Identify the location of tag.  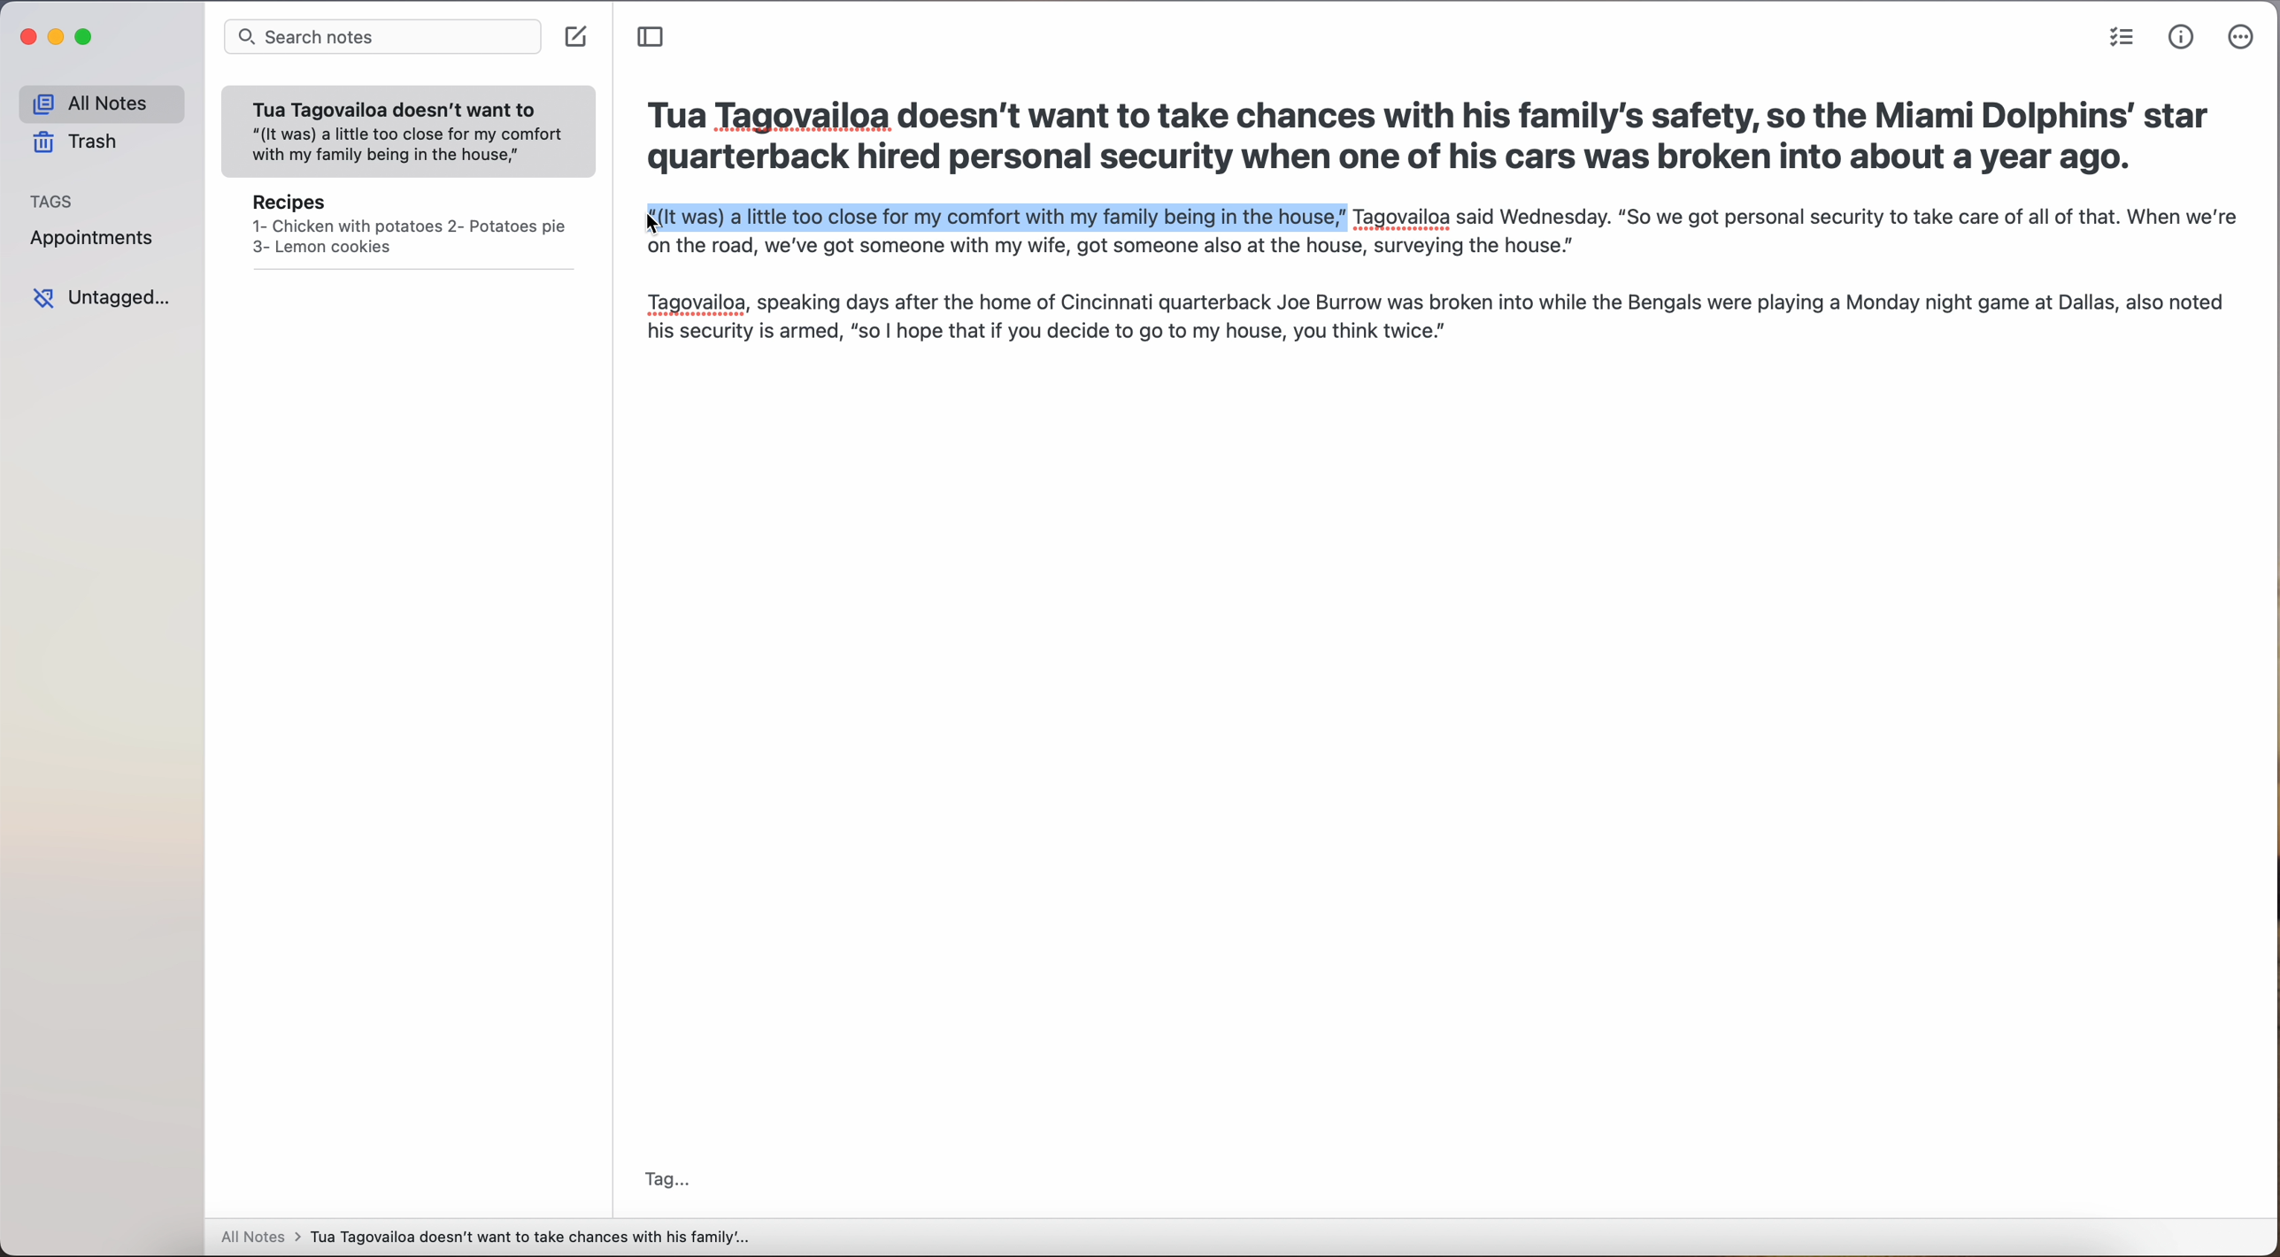
(668, 1181).